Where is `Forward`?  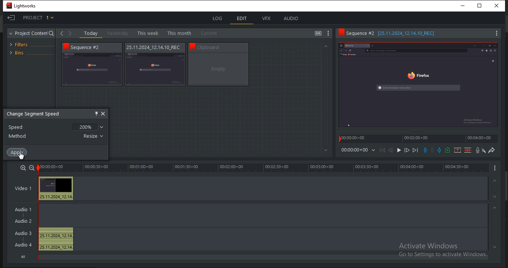
Forward is located at coordinates (69, 35).